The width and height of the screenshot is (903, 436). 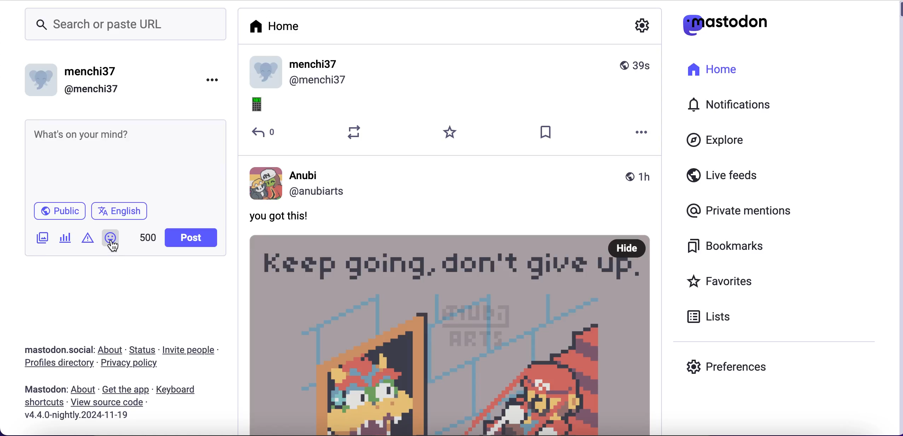 What do you see at coordinates (124, 159) in the screenshot?
I see `what's on your mind?` at bounding box center [124, 159].